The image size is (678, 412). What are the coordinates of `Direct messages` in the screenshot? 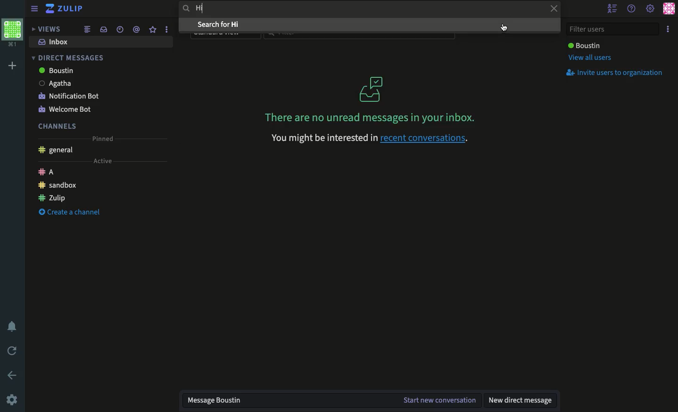 It's located at (69, 58).